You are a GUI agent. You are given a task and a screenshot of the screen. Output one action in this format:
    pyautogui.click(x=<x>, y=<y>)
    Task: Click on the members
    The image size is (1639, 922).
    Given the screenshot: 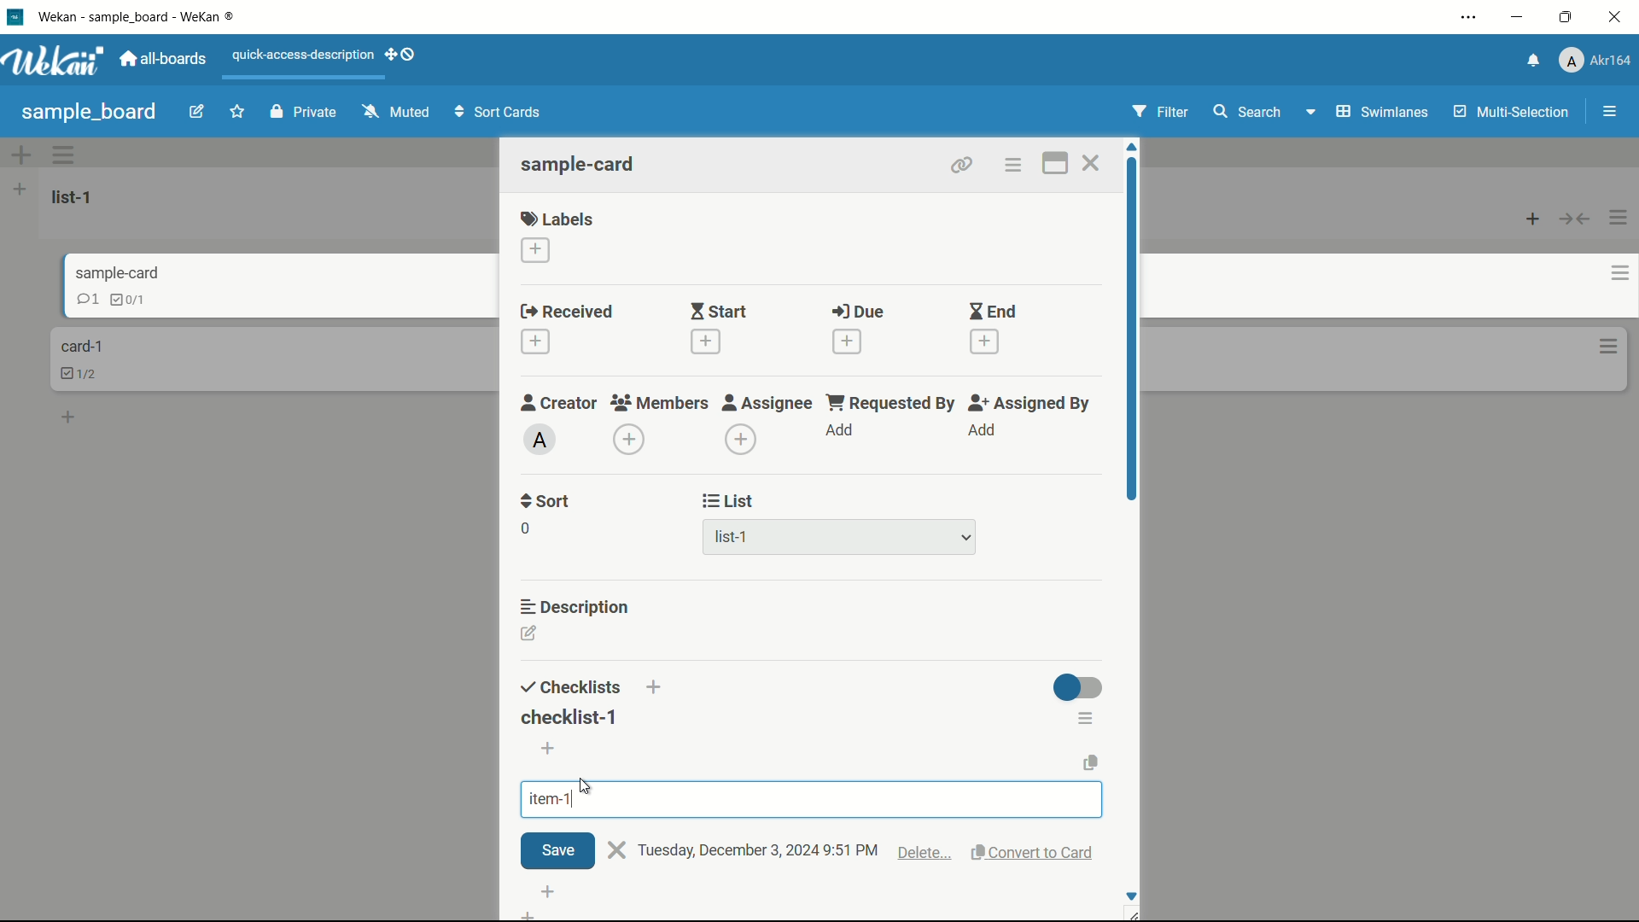 What is the action you would take?
    pyautogui.click(x=657, y=403)
    